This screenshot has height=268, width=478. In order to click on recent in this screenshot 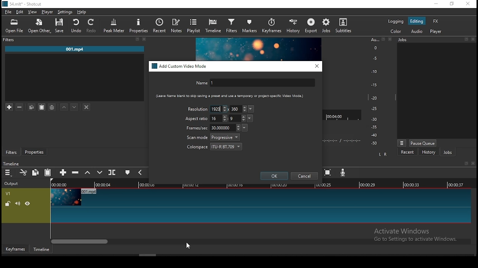, I will do `click(159, 25)`.